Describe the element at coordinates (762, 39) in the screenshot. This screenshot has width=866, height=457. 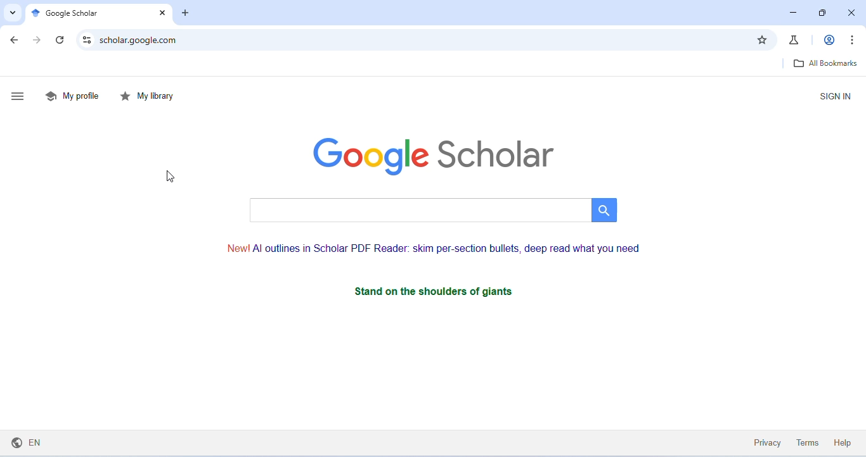
I see `add bookmark` at that location.